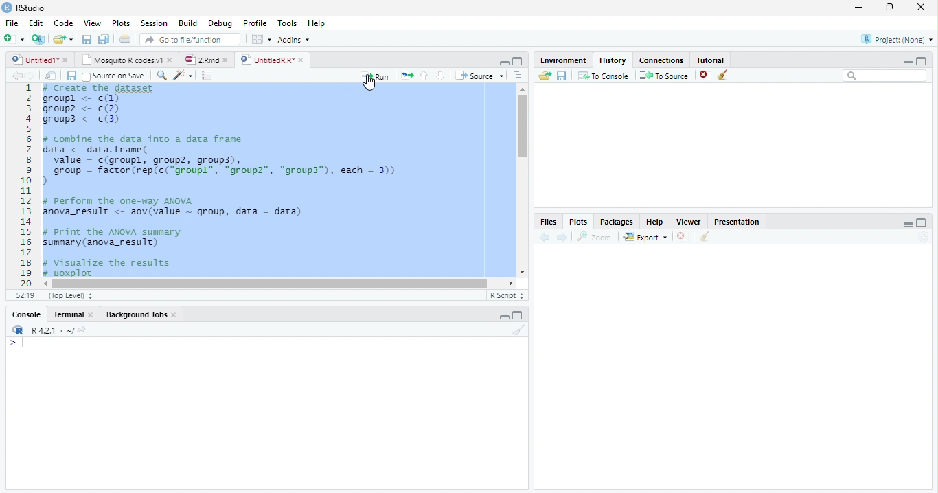  What do you see at coordinates (906, 62) in the screenshot?
I see `Minimize` at bounding box center [906, 62].